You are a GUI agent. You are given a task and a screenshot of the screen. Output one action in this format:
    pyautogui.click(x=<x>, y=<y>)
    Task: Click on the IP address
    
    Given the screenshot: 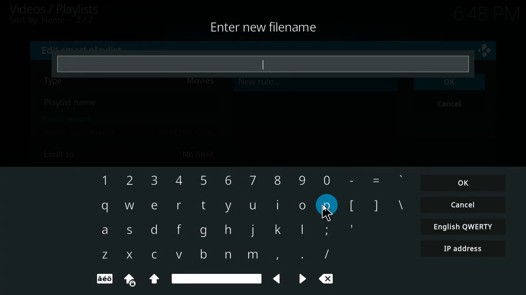 What is the action you would take?
    pyautogui.click(x=464, y=250)
    